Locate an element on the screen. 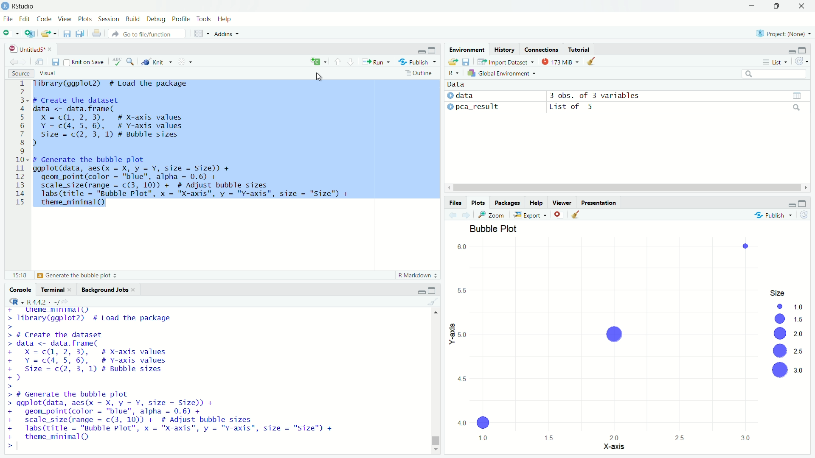 Image resolution: width=815 pixels, height=458 pixels. publish is located at coordinates (774, 215).